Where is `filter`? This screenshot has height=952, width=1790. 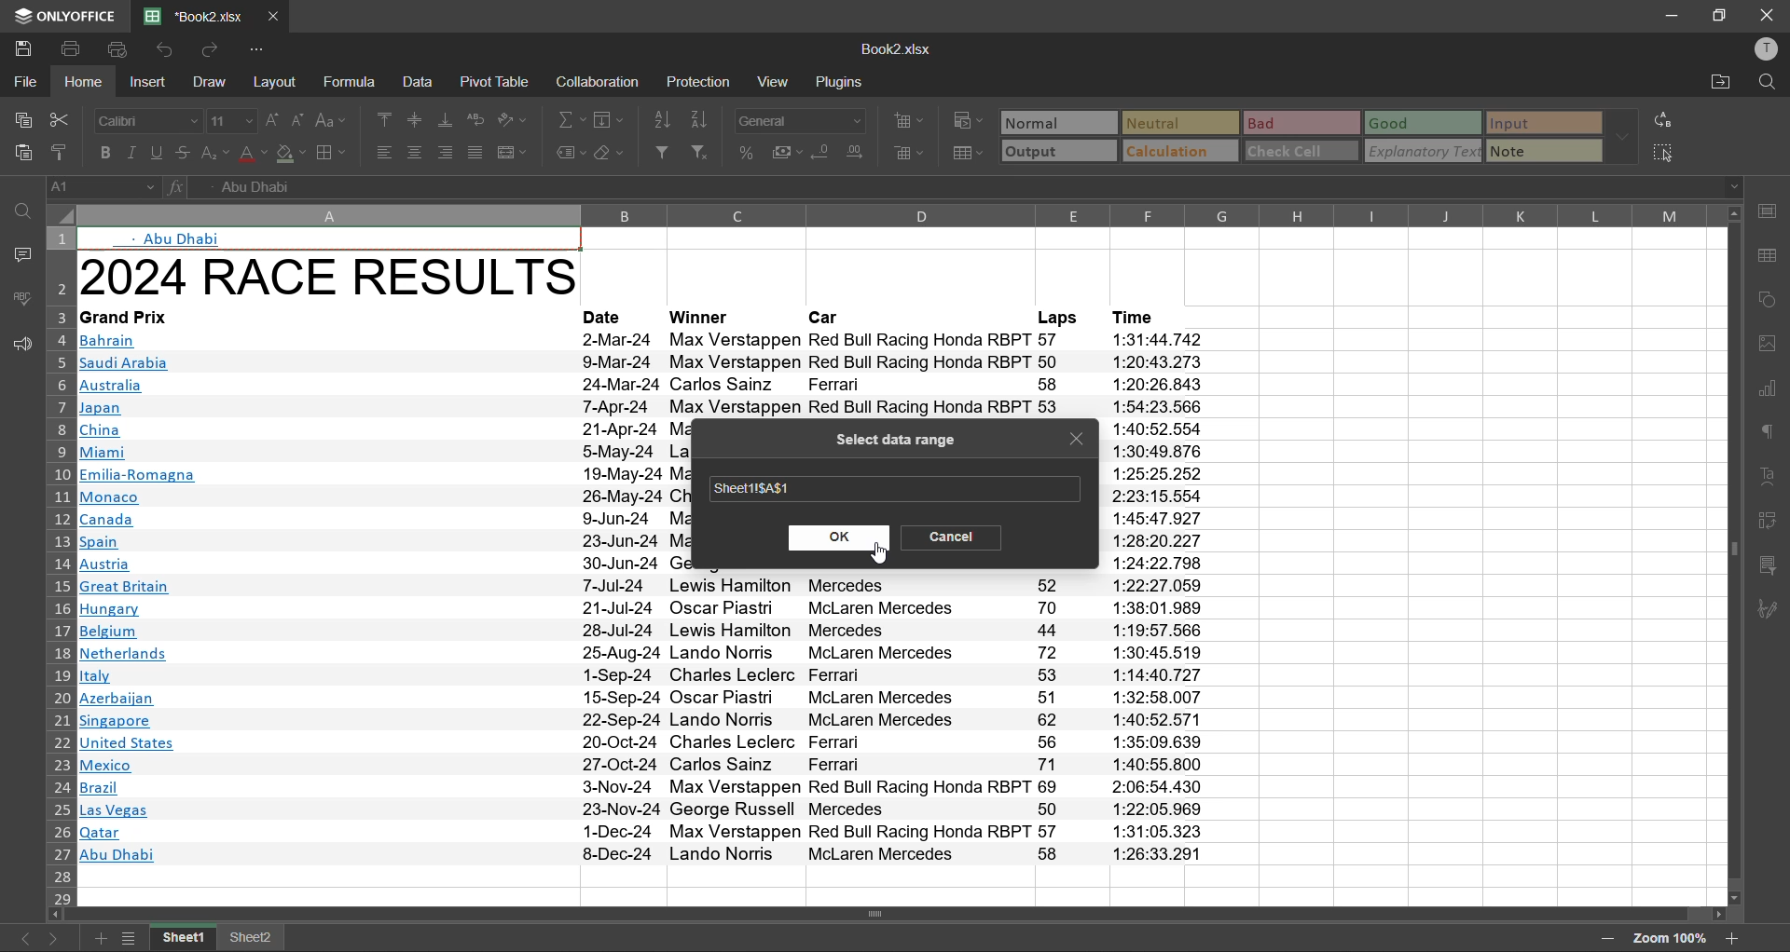
filter is located at coordinates (662, 150).